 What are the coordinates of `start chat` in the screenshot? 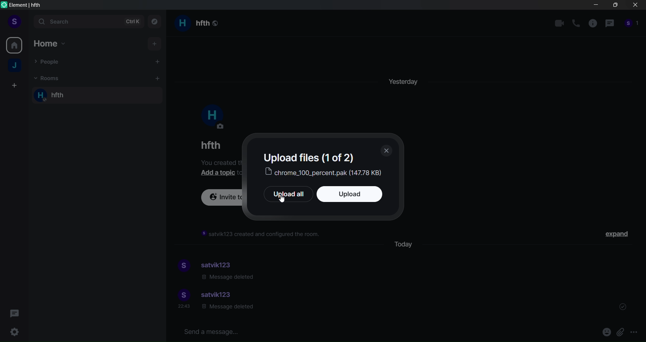 It's located at (156, 61).